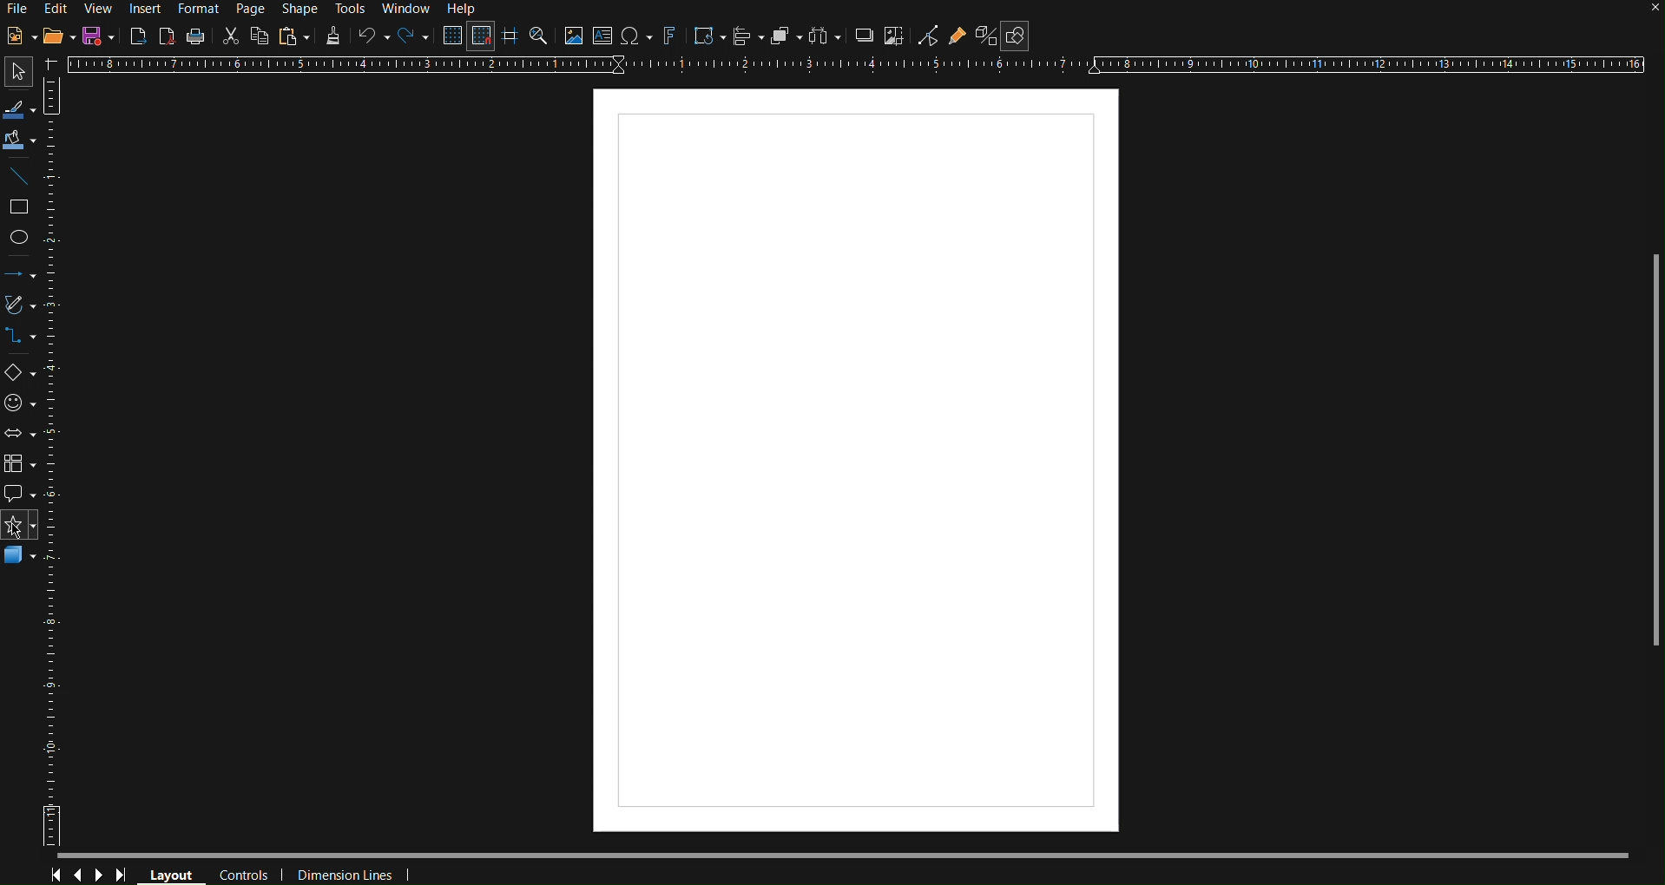 The image size is (1665, 885). What do you see at coordinates (228, 36) in the screenshot?
I see `Cut` at bounding box center [228, 36].